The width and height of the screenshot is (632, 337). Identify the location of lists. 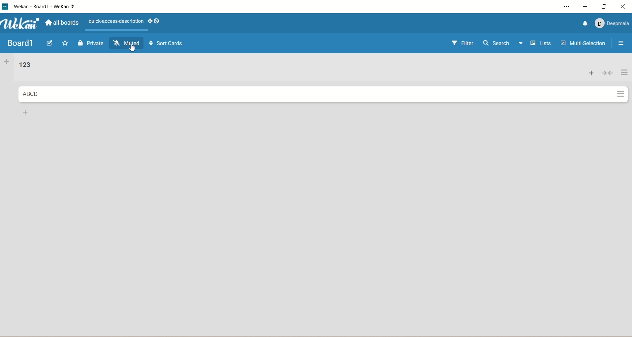
(537, 44).